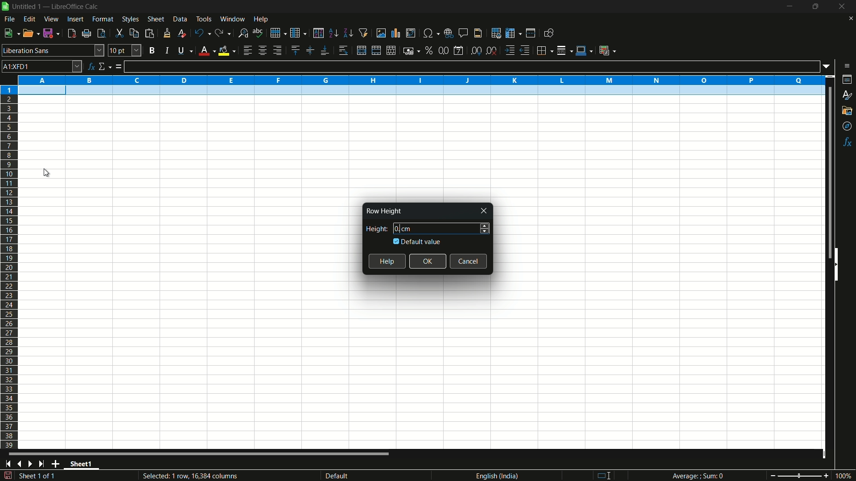 Image resolution: width=856 pixels, height=481 pixels. I want to click on insert menu, so click(74, 19).